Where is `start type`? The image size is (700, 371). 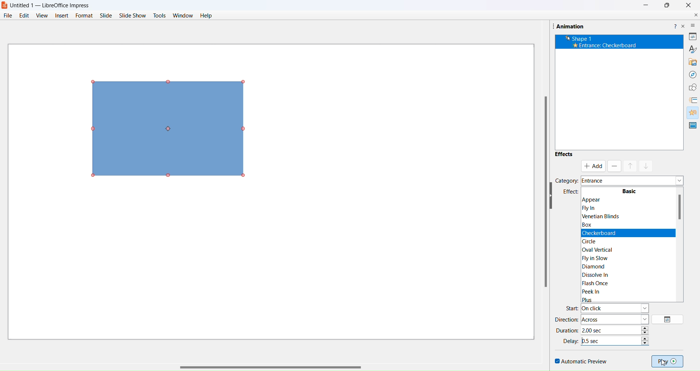
start type is located at coordinates (617, 308).